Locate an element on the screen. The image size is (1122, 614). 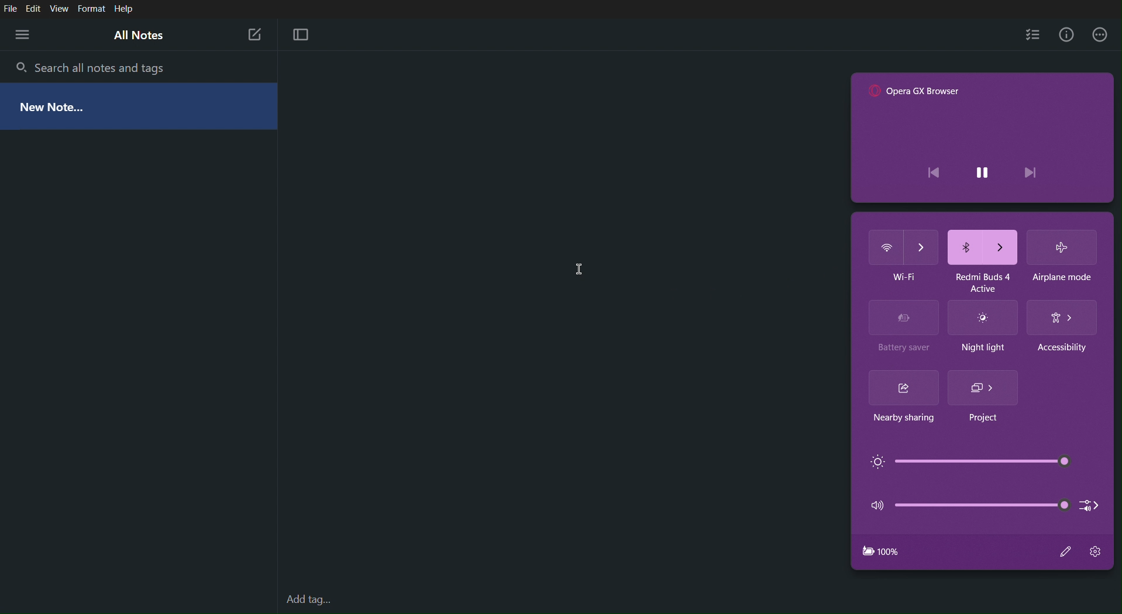
Airplane mode is located at coordinates (1062, 277).